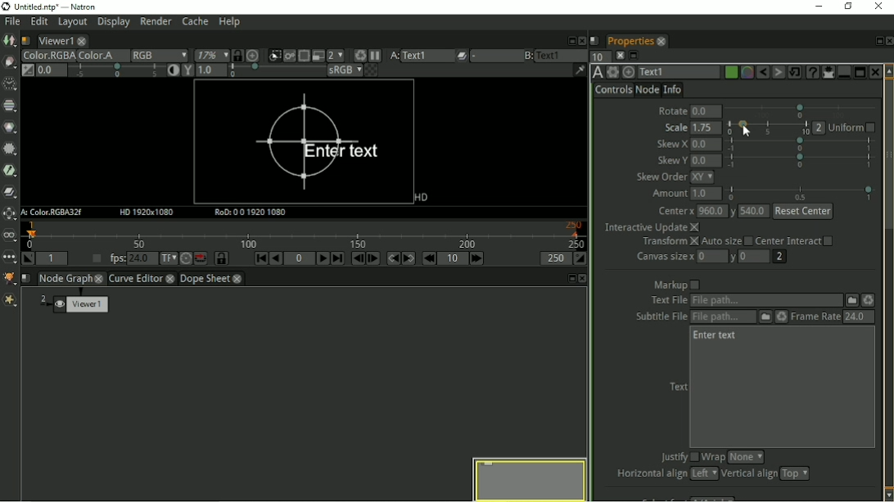 Image resolution: width=894 pixels, height=502 pixels. What do you see at coordinates (666, 72) in the screenshot?
I see `Text` at bounding box center [666, 72].